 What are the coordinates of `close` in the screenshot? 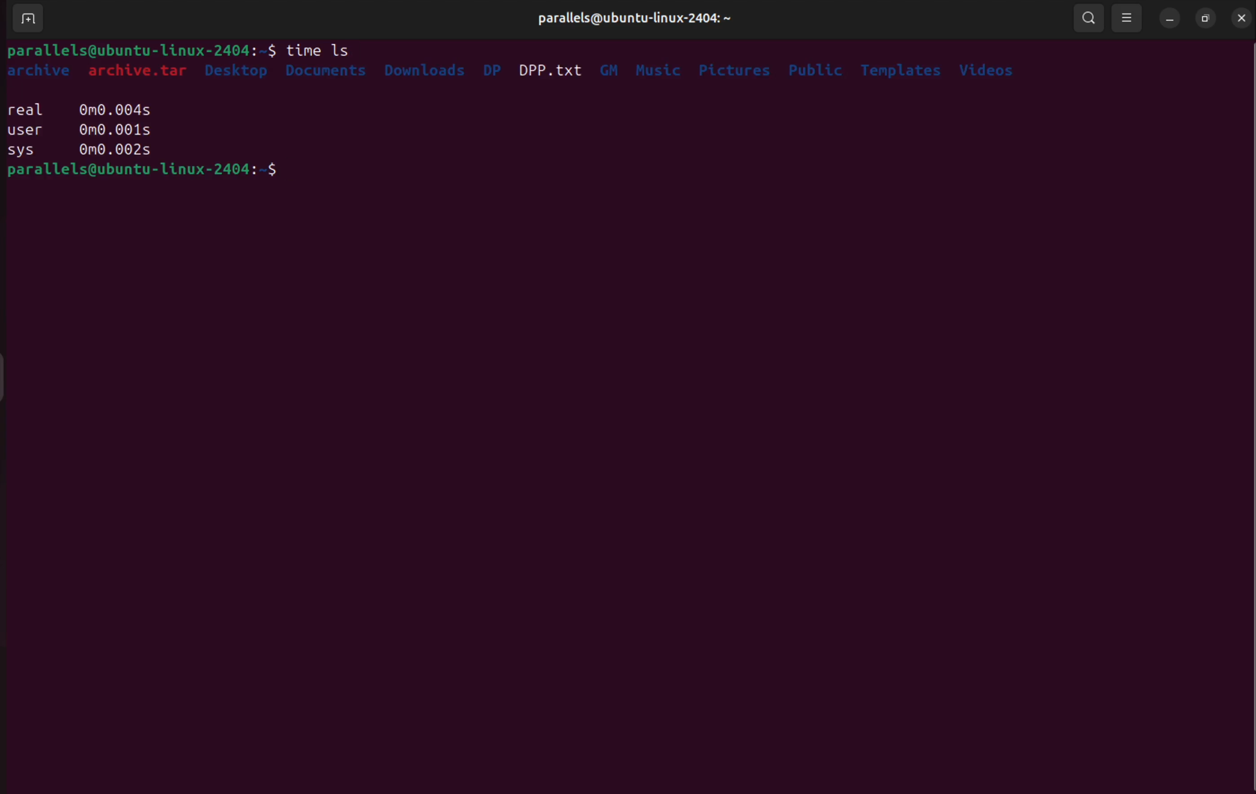 It's located at (1242, 17).